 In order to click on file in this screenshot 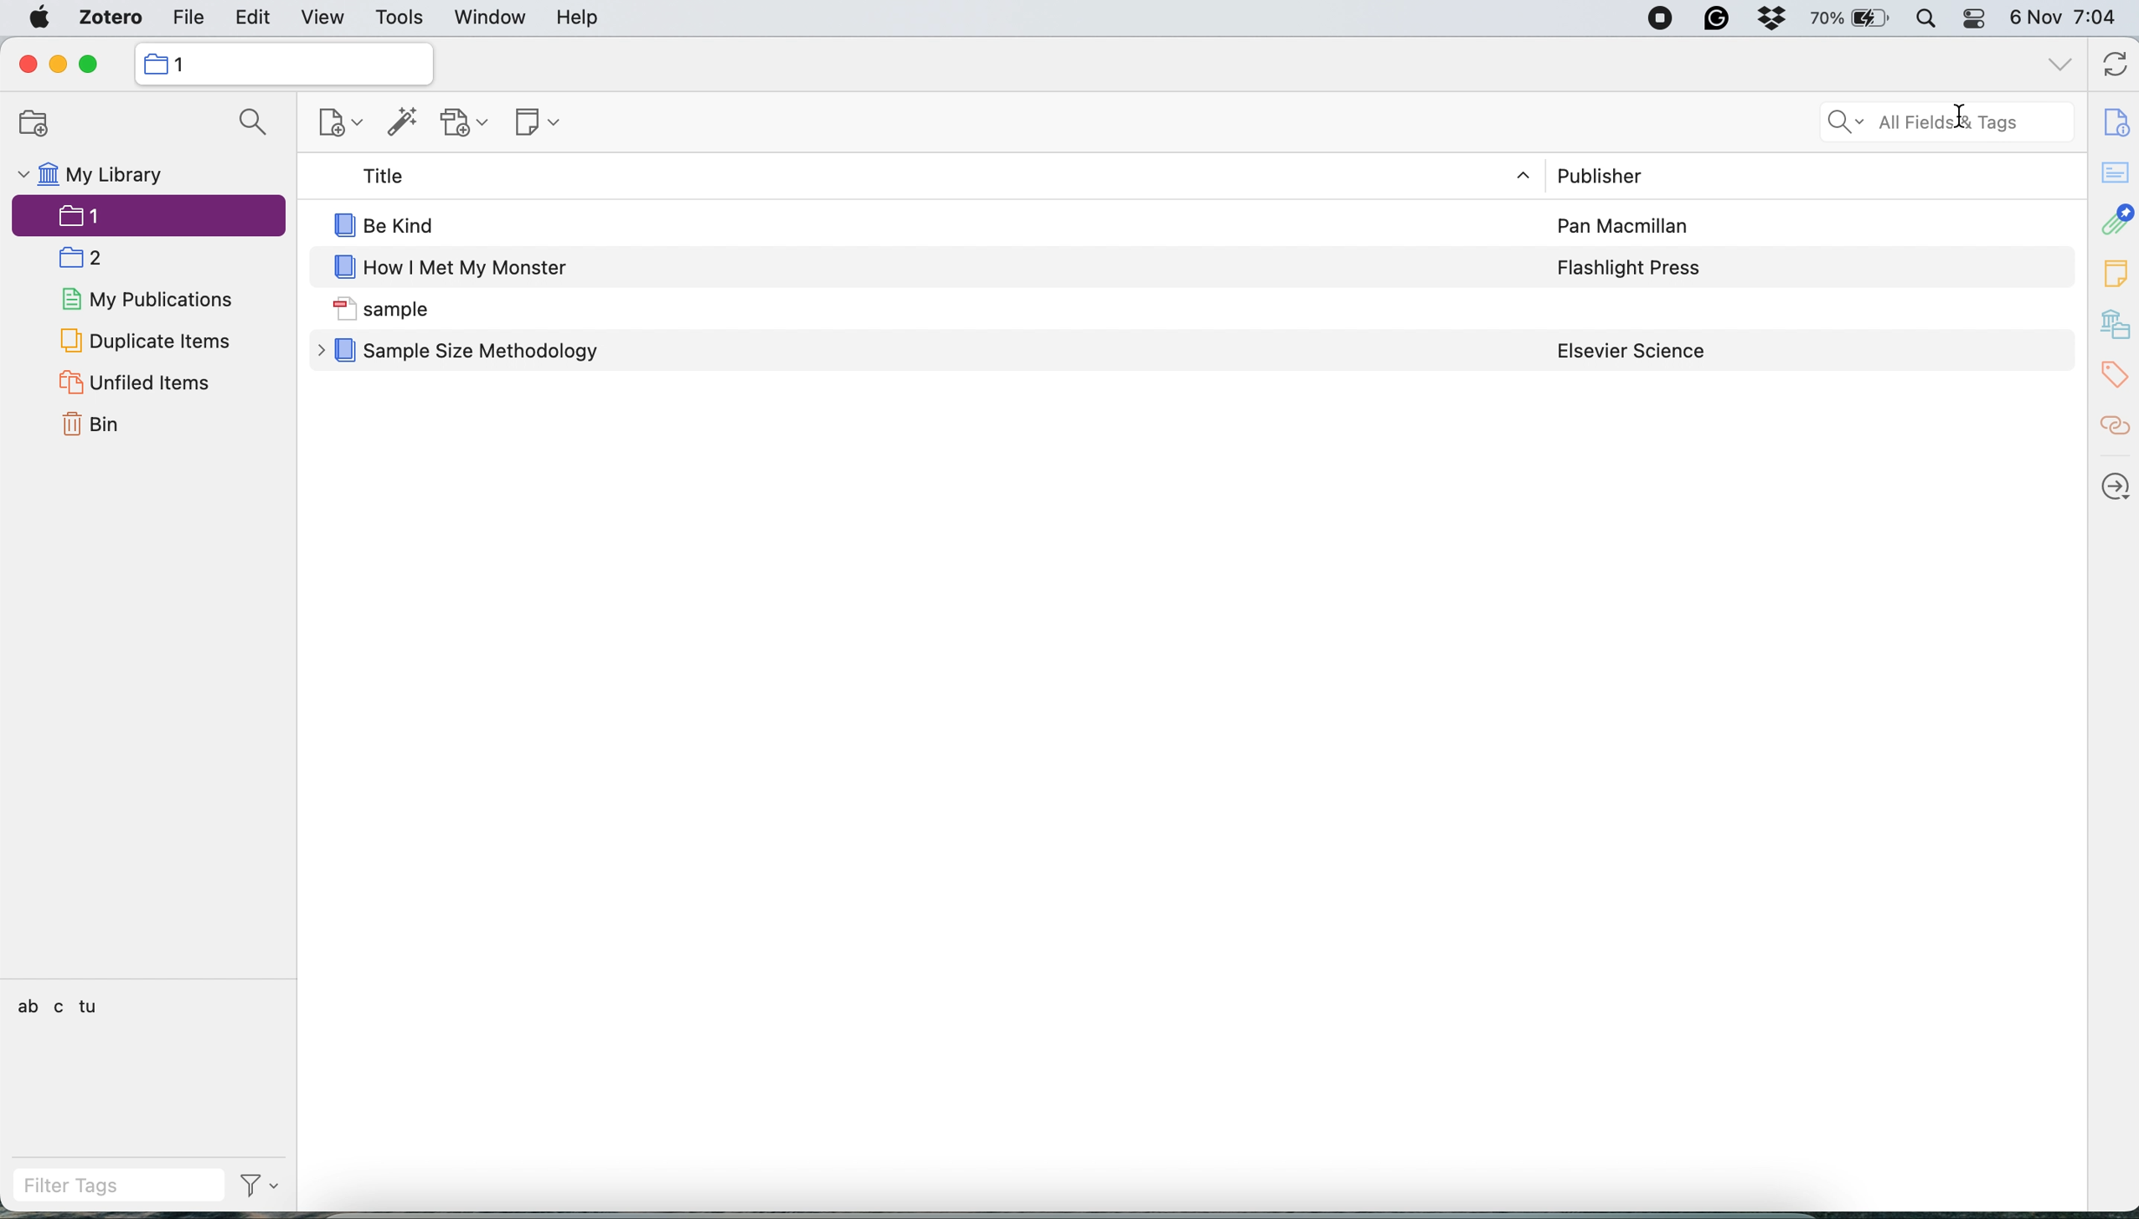, I will do `click(196, 18)`.